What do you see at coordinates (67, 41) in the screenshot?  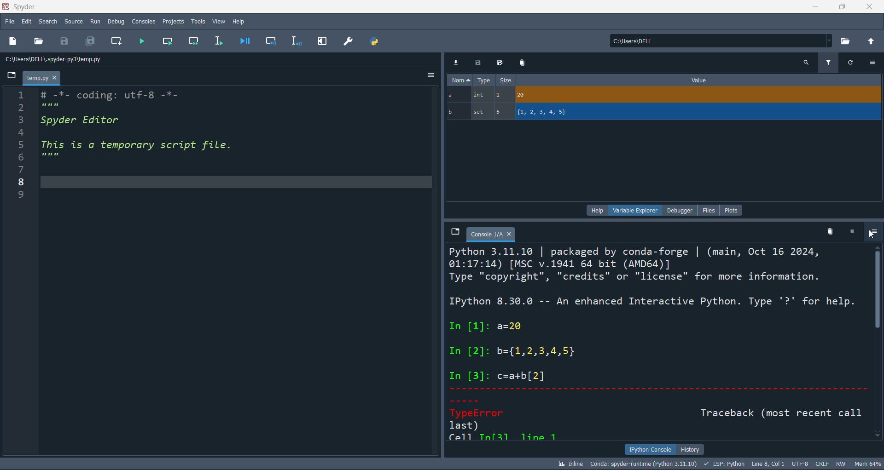 I see `save` at bounding box center [67, 41].